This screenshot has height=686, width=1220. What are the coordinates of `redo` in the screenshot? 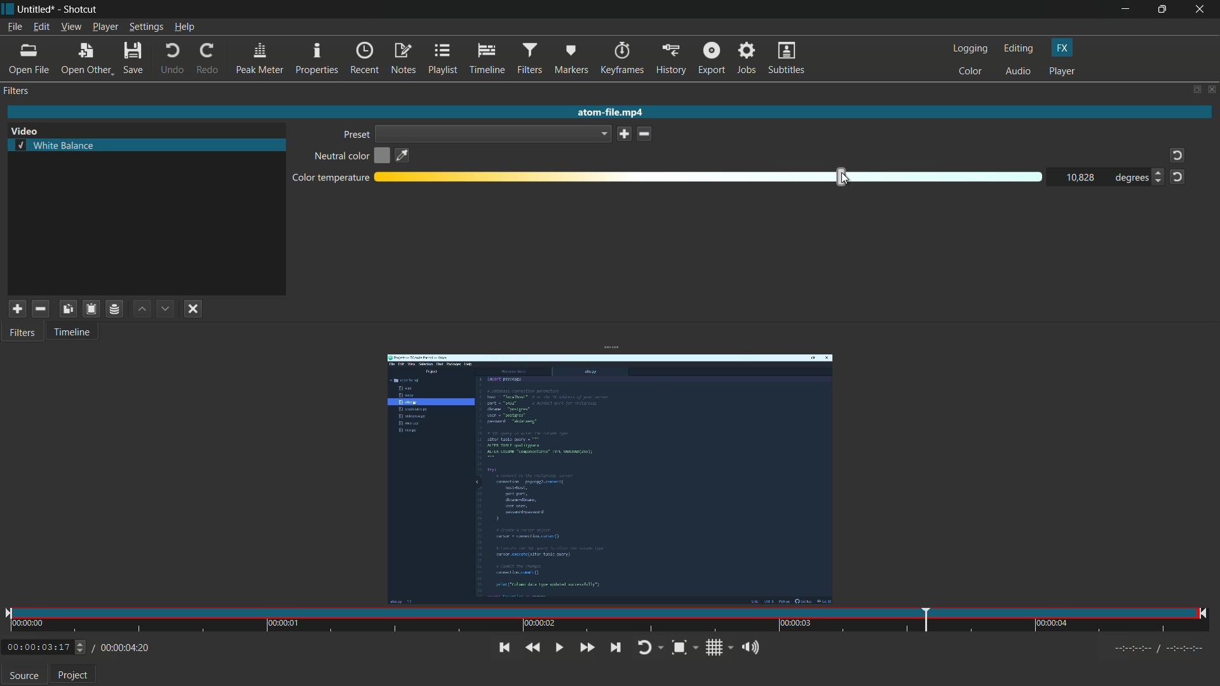 It's located at (208, 57).